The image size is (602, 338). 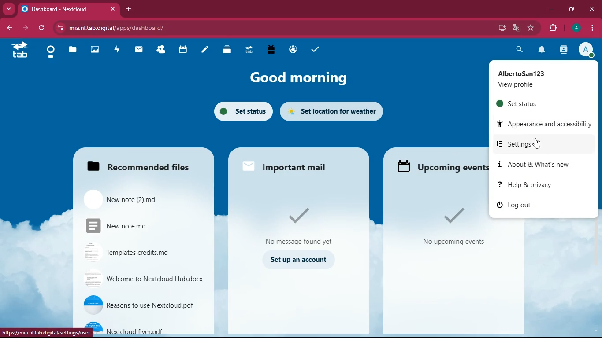 What do you see at coordinates (532, 79) in the screenshot?
I see `AlbertoSan 123` at bounding box center [532, 79].